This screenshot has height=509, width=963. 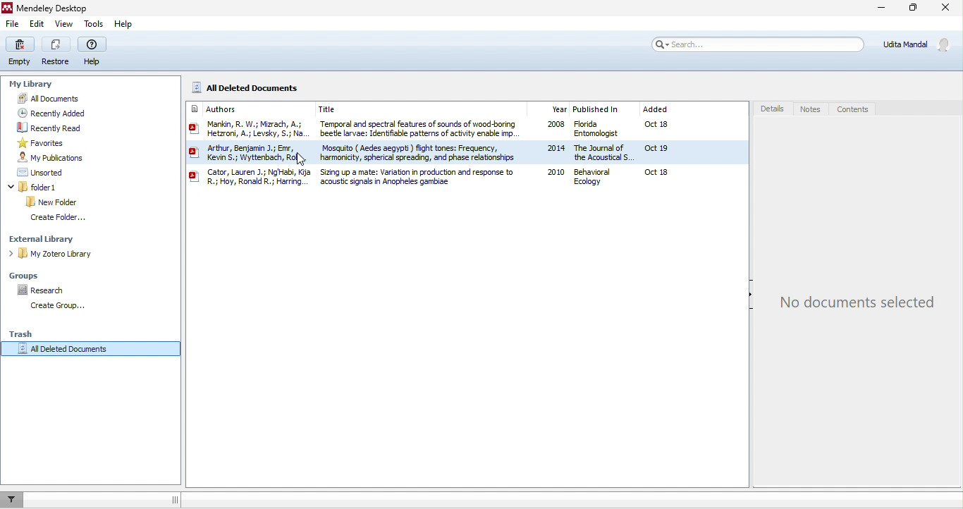 I want to click on close, so click(x=947, y=7).